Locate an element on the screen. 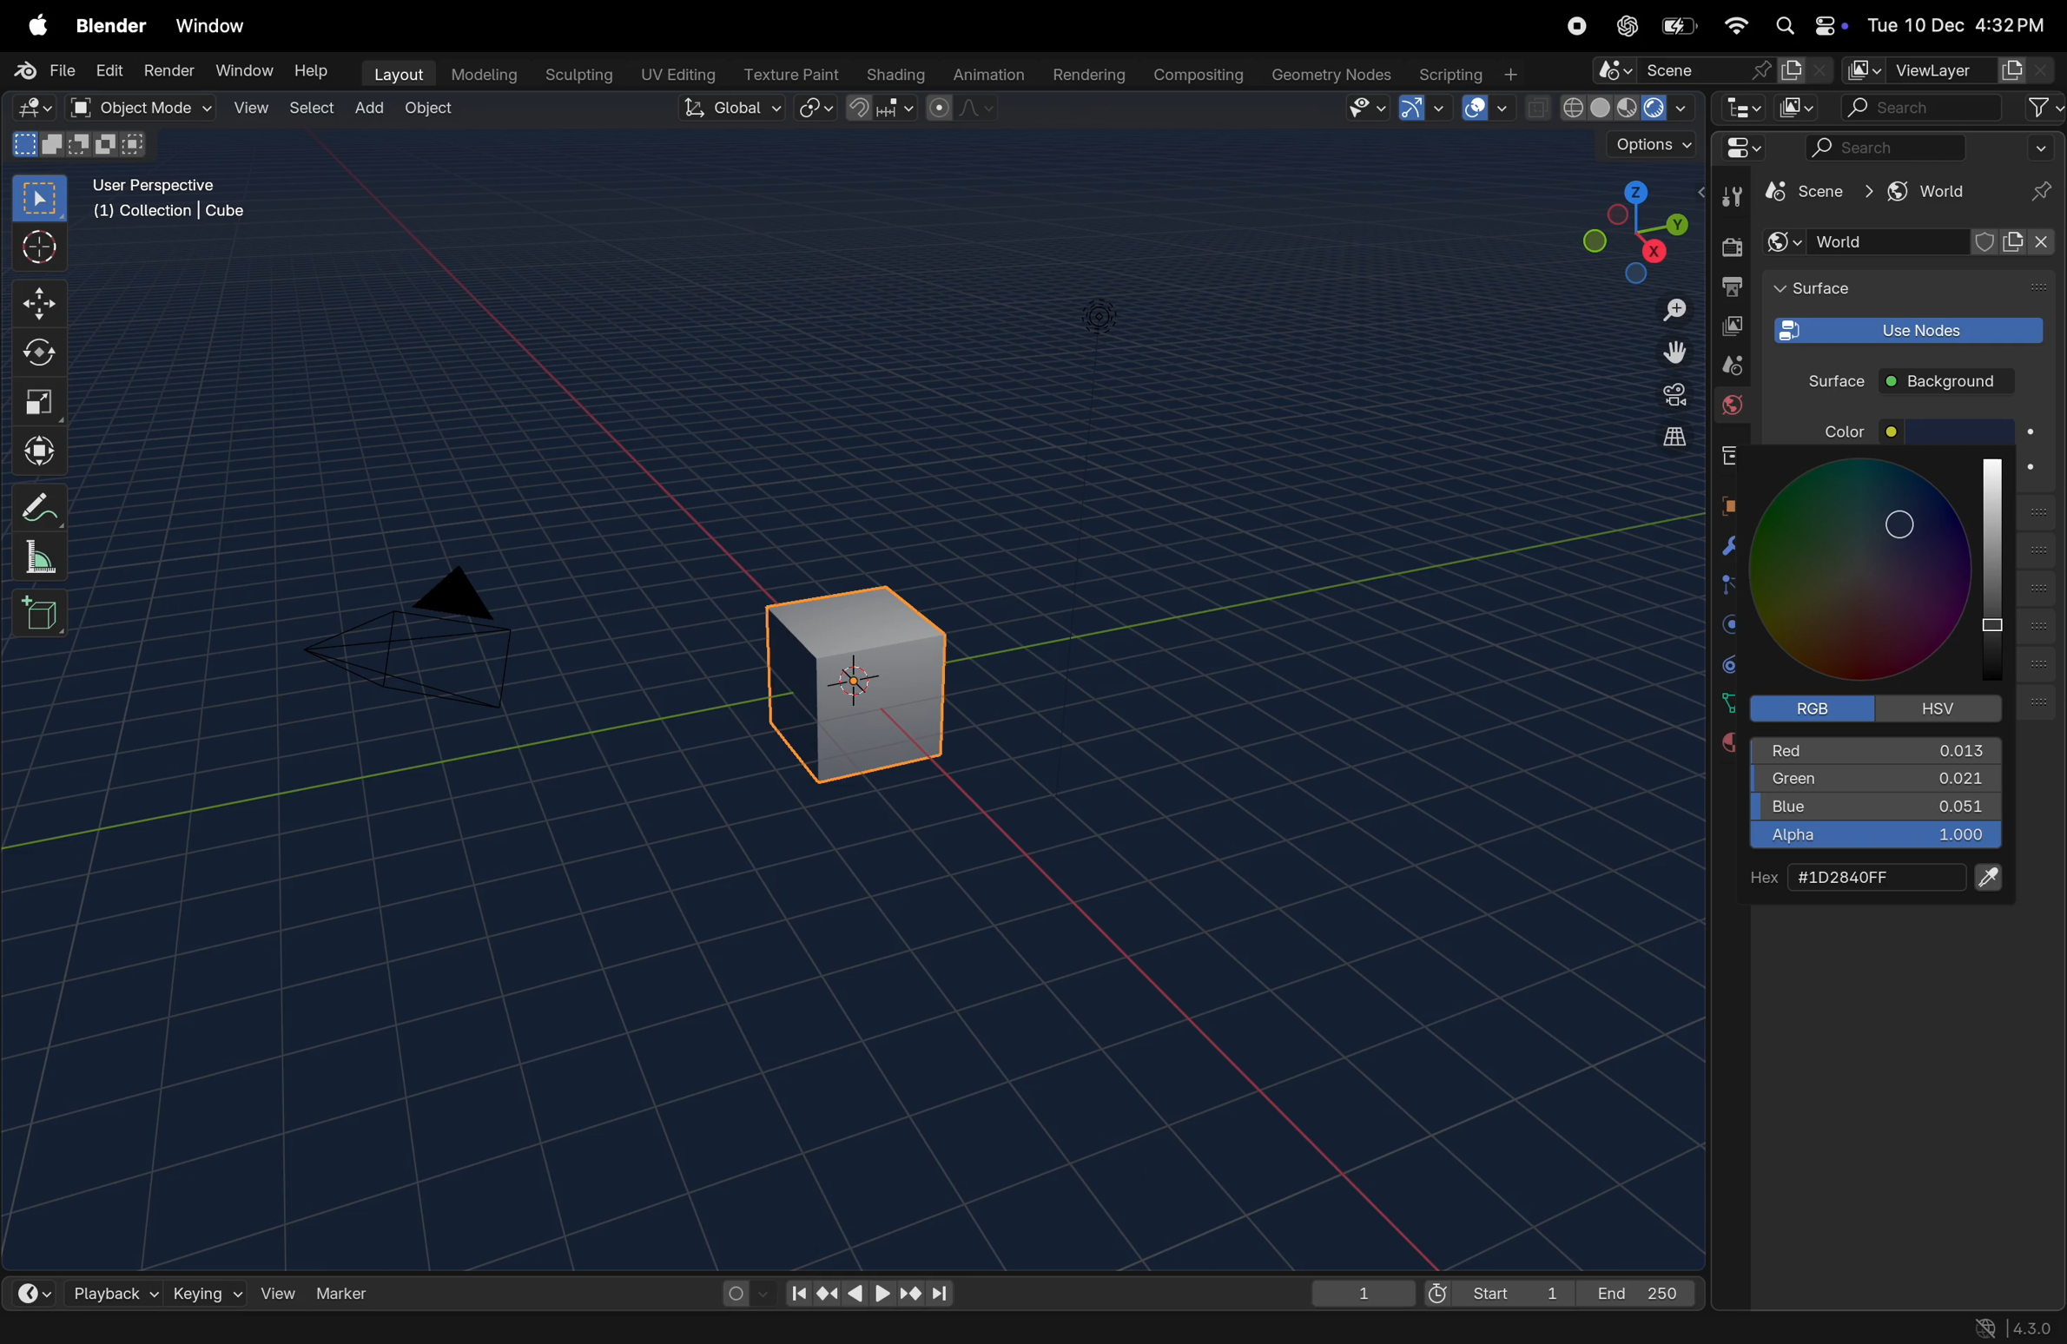  render is located at coordinates (1730, 247).